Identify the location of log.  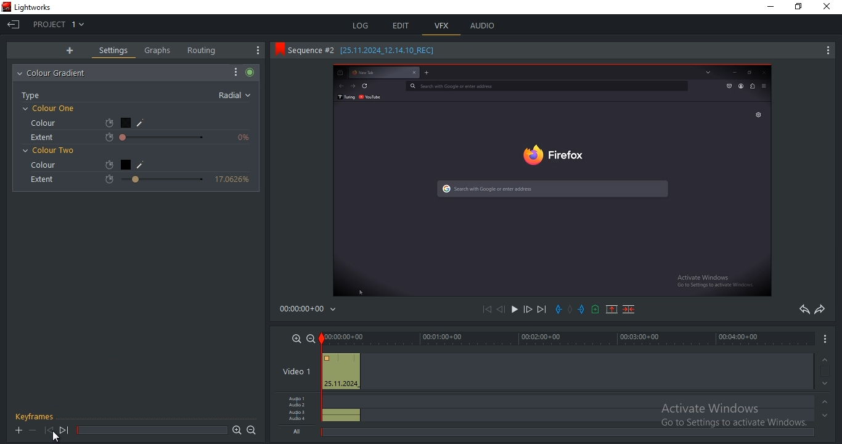
(361, 27).